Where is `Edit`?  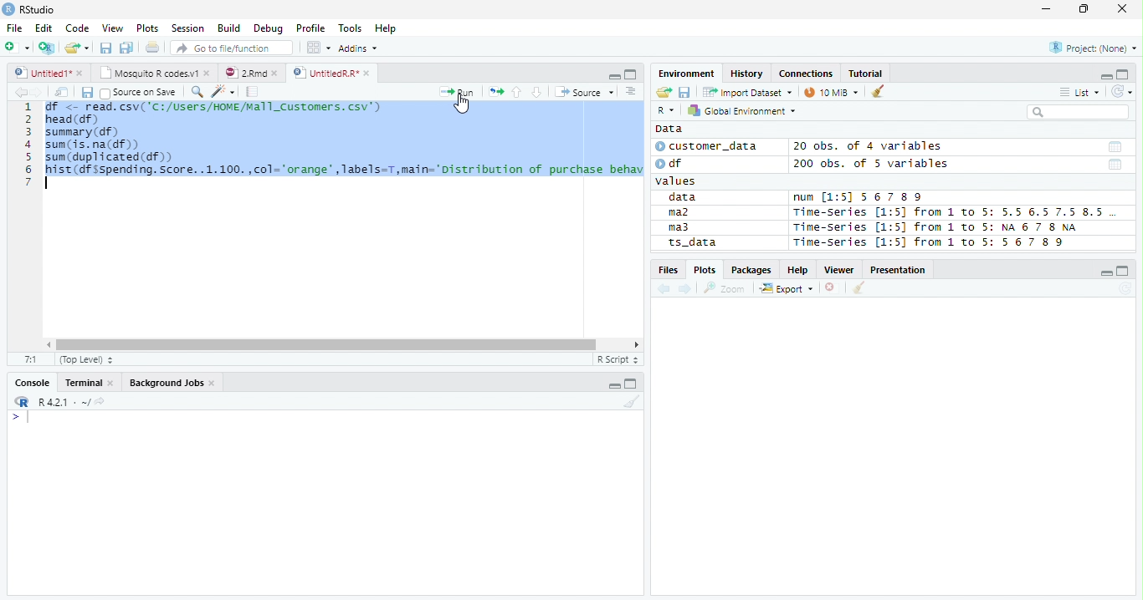
Edit is located at coordinates (43, 27).